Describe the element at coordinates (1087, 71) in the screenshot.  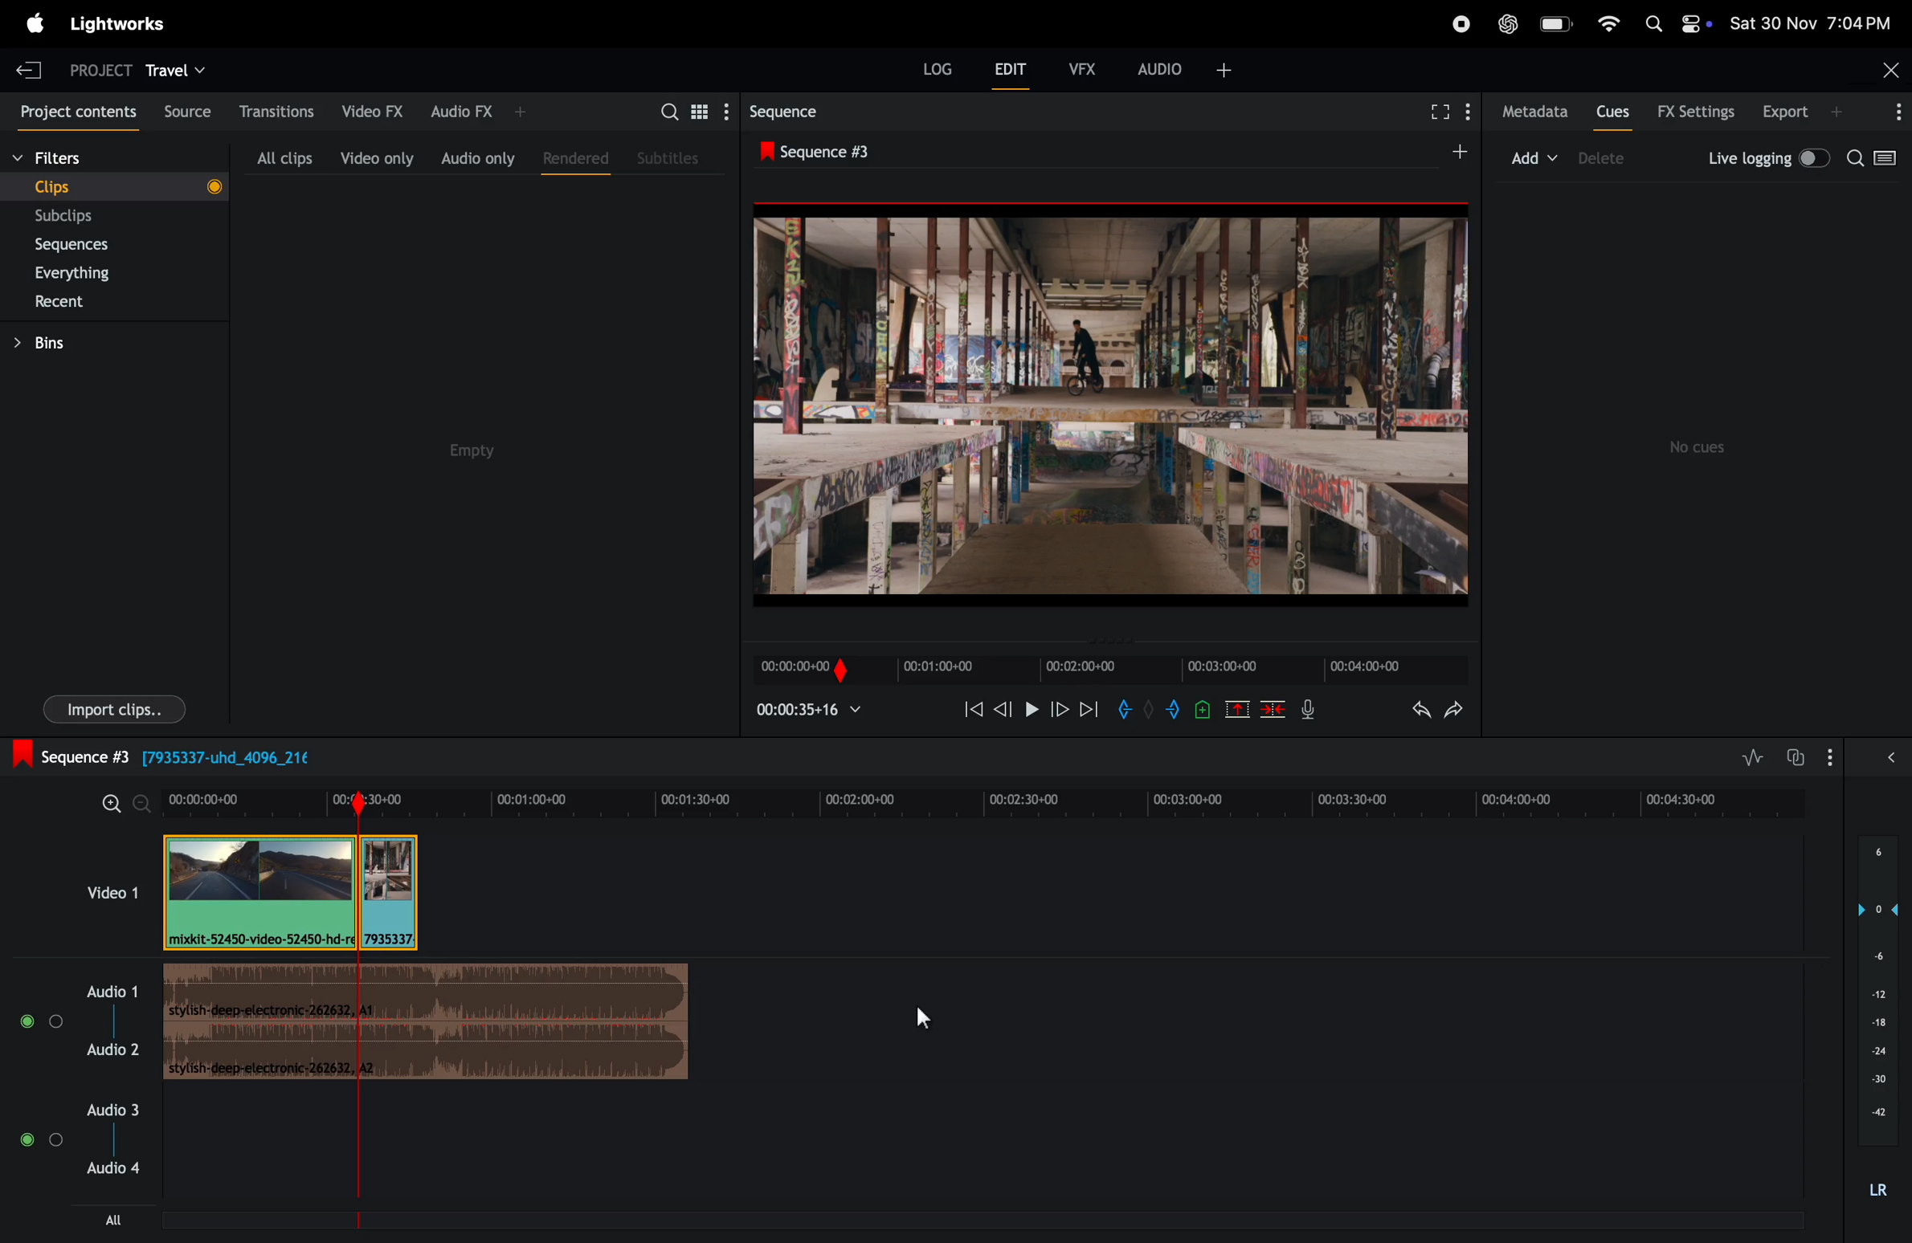
I see `vfx` at that location.